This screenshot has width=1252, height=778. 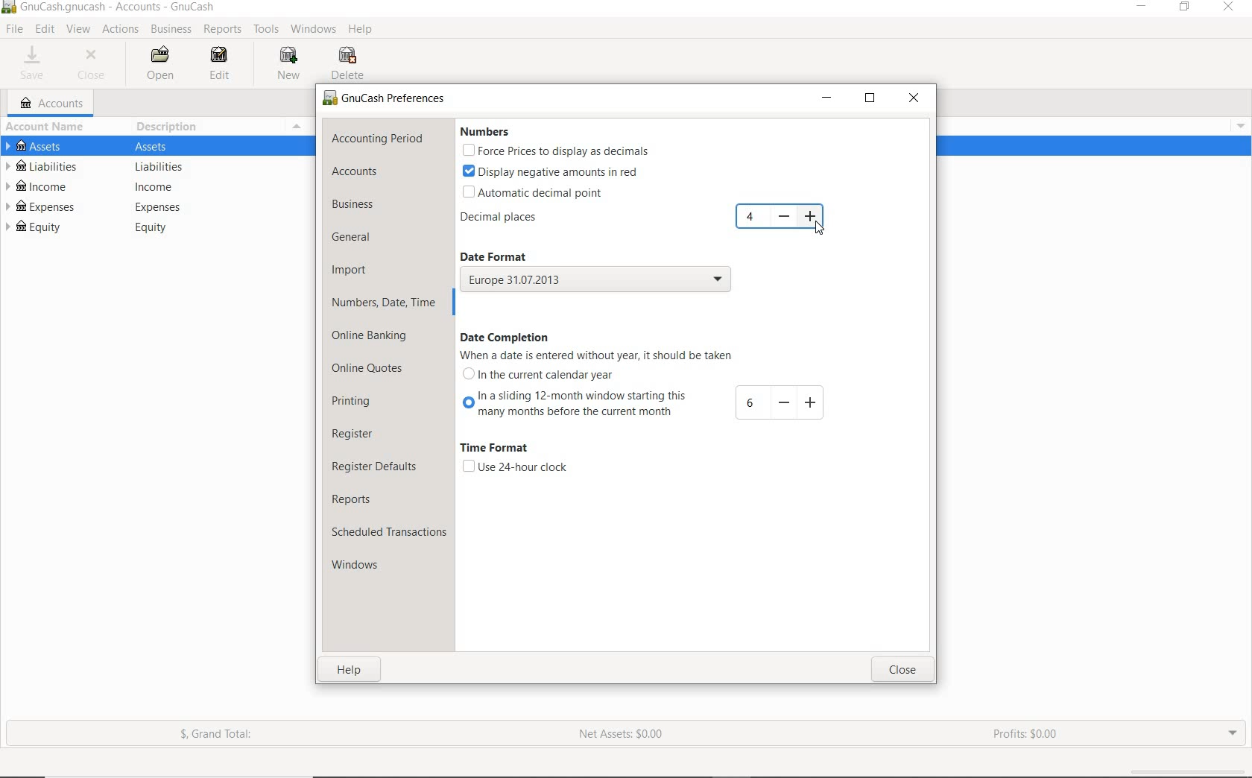 I want to click on GRAND TOTAL, so click(x=218, y=735).